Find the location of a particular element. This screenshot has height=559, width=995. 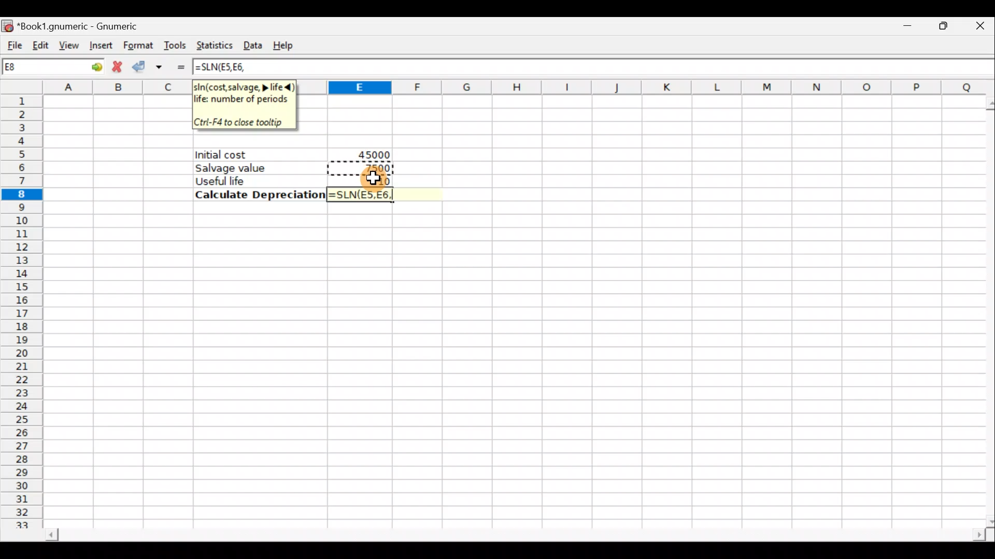

Scroll bar is located at coordinates (505, 532).